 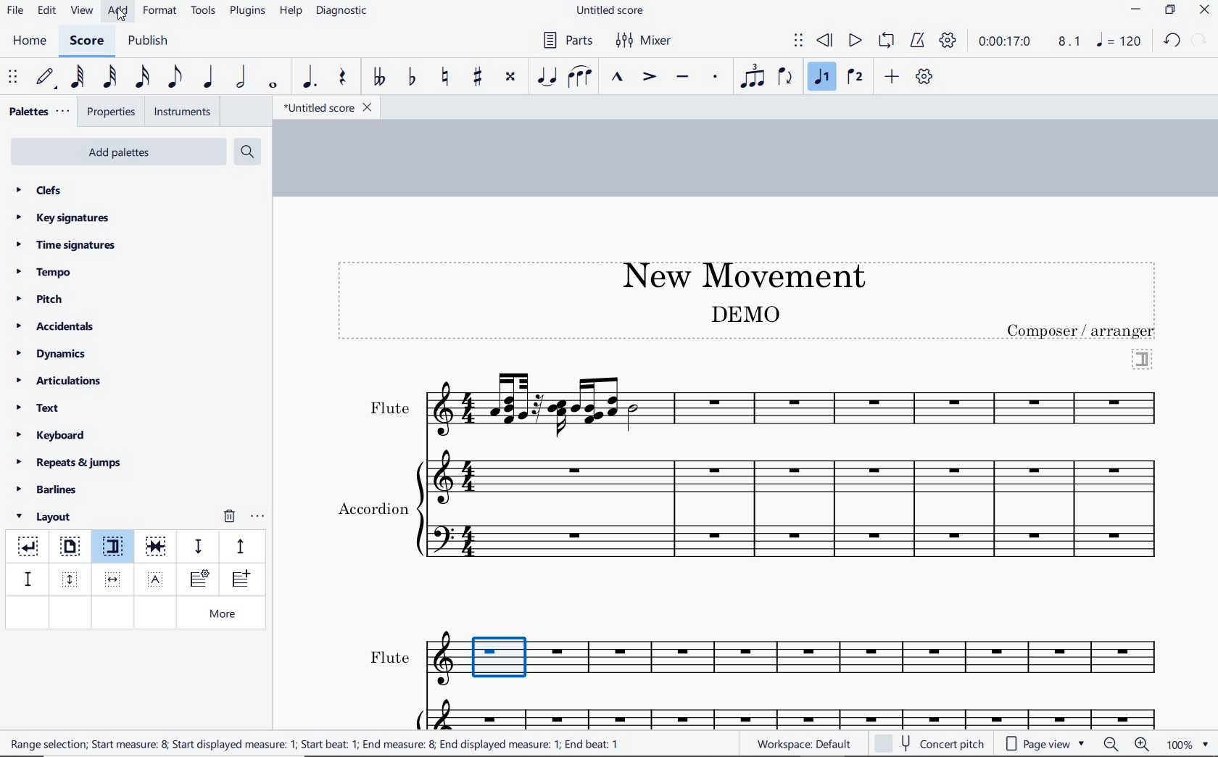 I want to click on score, so click(x=87, y=43).